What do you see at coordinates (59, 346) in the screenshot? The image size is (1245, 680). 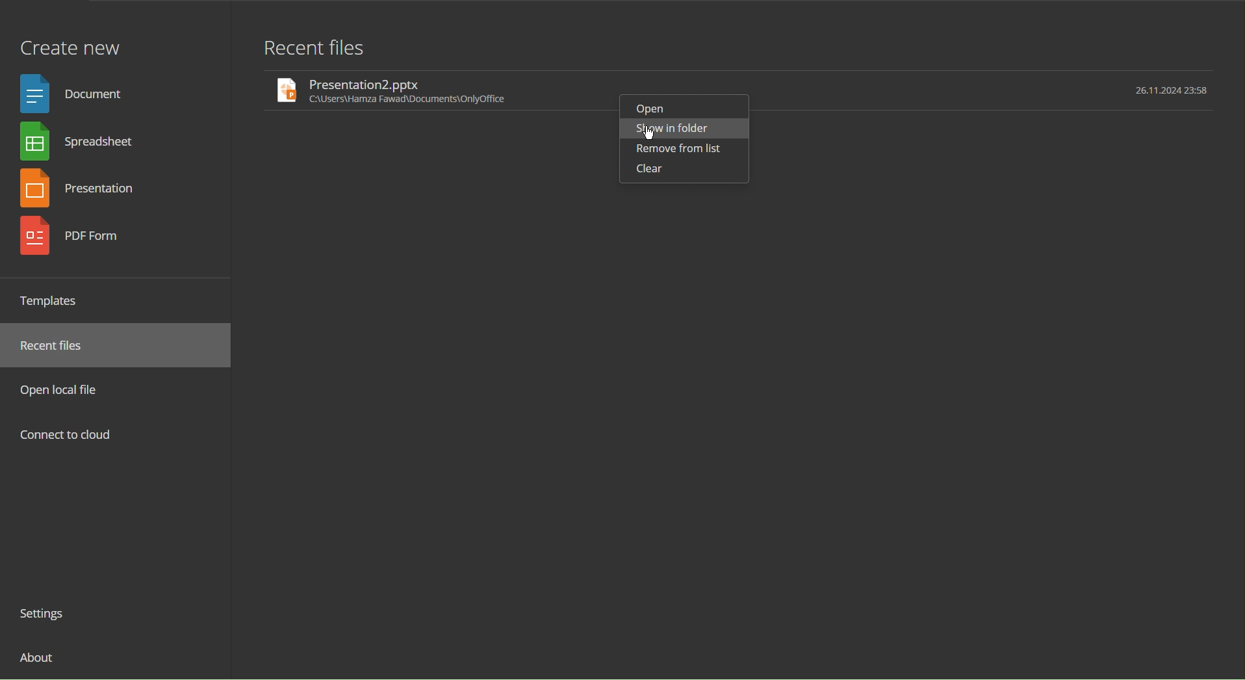 I see `Recent Files` at bounding box center [59, 346].